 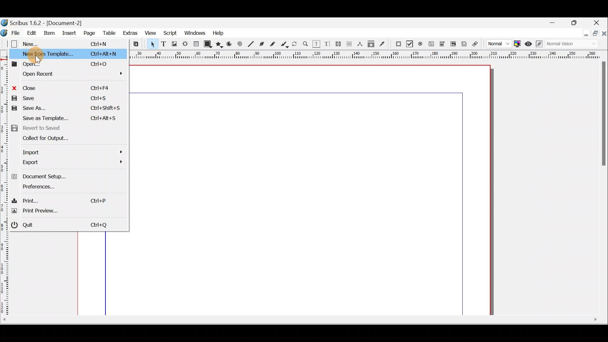 What do you see at coordinates (68, 117) in the screenshot?
I see `Save as template` at bounding box center [68, 117].